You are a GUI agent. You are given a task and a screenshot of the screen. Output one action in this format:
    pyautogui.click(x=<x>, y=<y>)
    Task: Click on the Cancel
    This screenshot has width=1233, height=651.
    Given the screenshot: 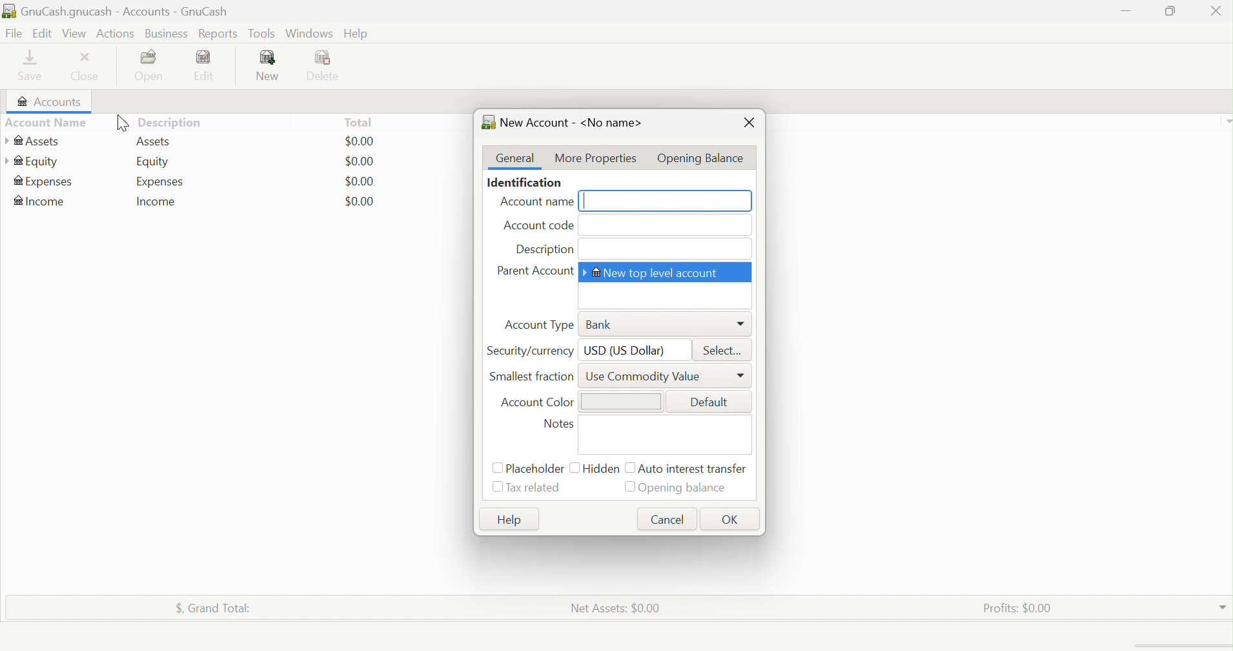 What is the action you would take?
    pyautogui.click(x=669, y=518)
    